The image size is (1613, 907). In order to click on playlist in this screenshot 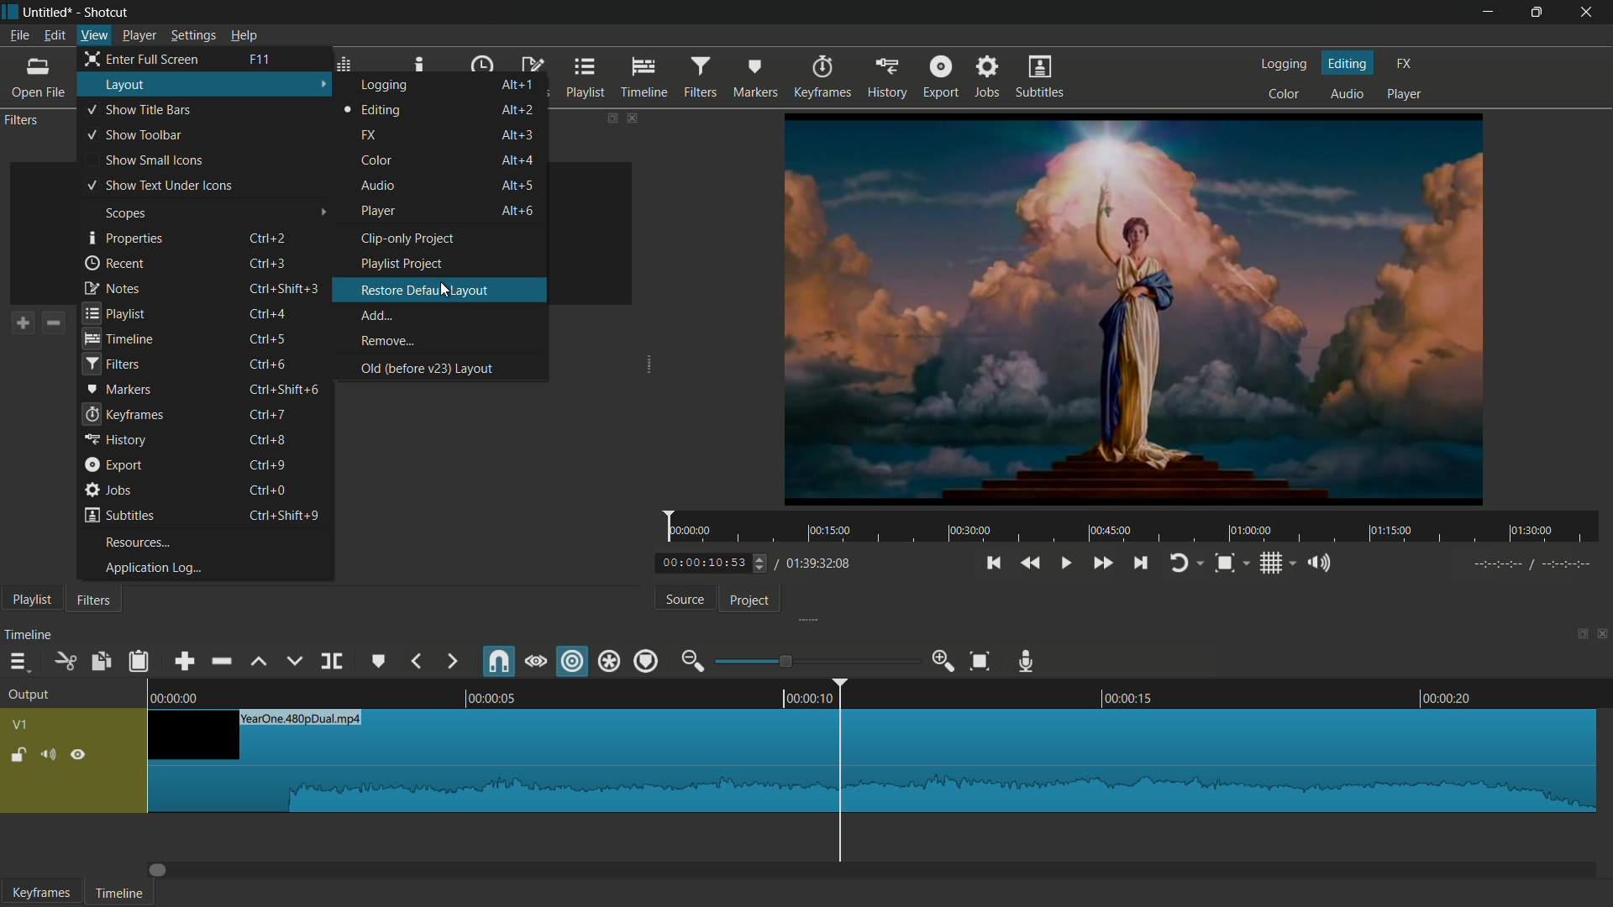, I will do `click(114, 312)`.